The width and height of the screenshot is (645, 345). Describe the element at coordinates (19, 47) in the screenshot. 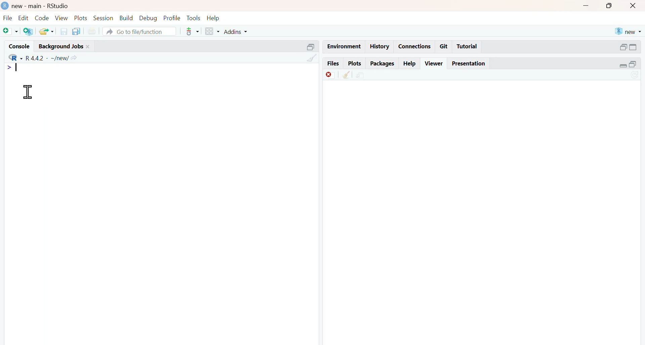

I see `console` at that location.